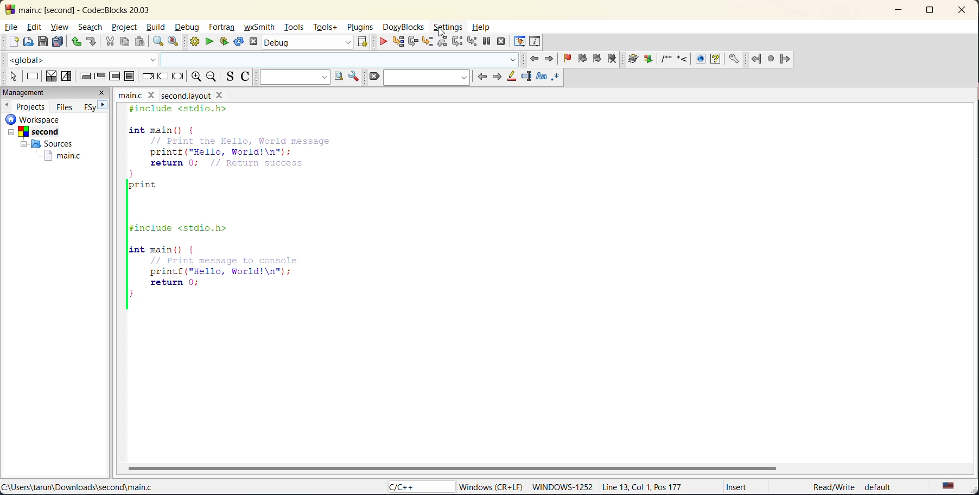  I want to click on windows-1252, so click(562, 487).